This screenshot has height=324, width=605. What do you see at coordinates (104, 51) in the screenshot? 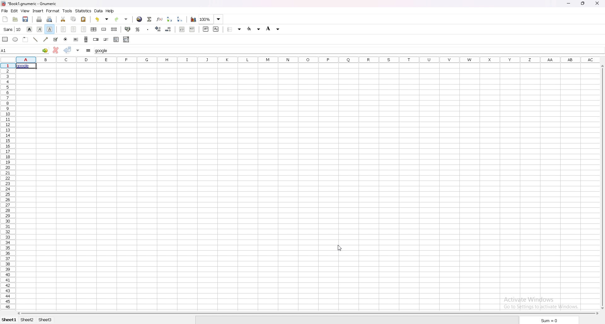
I see `cell input` at bounding box center [104, 51].